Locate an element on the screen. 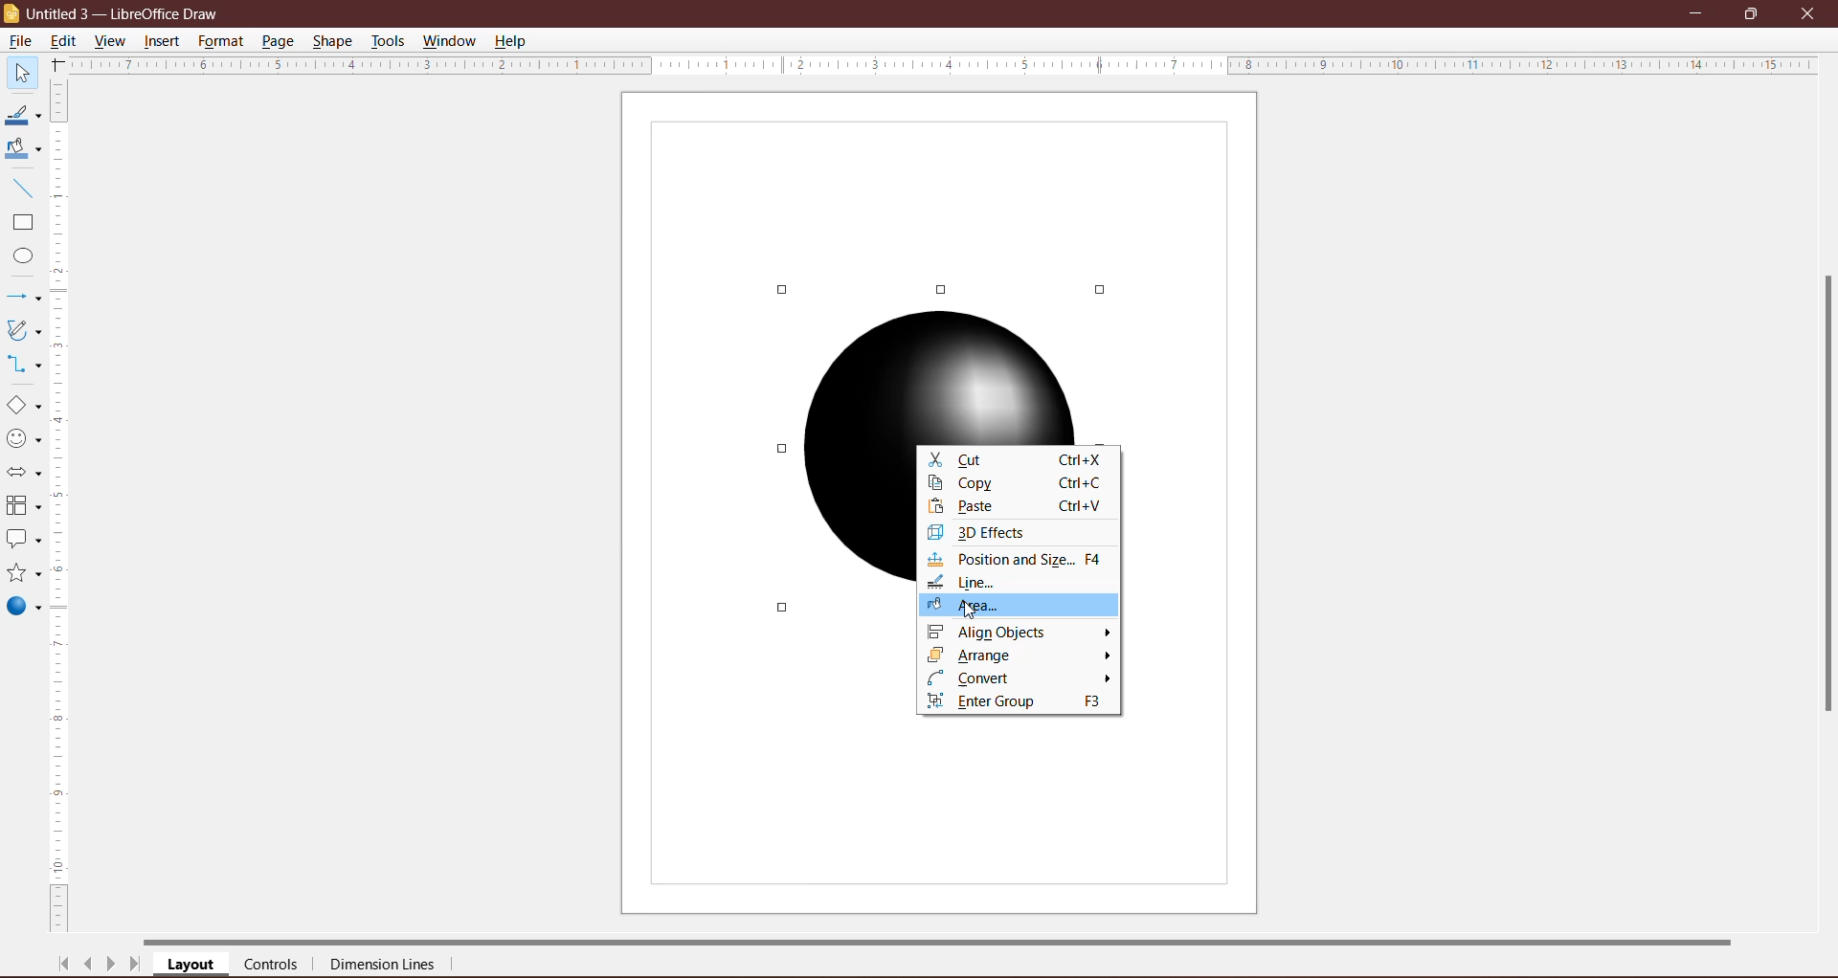  Insert Line is located at coordinates (21, 188).